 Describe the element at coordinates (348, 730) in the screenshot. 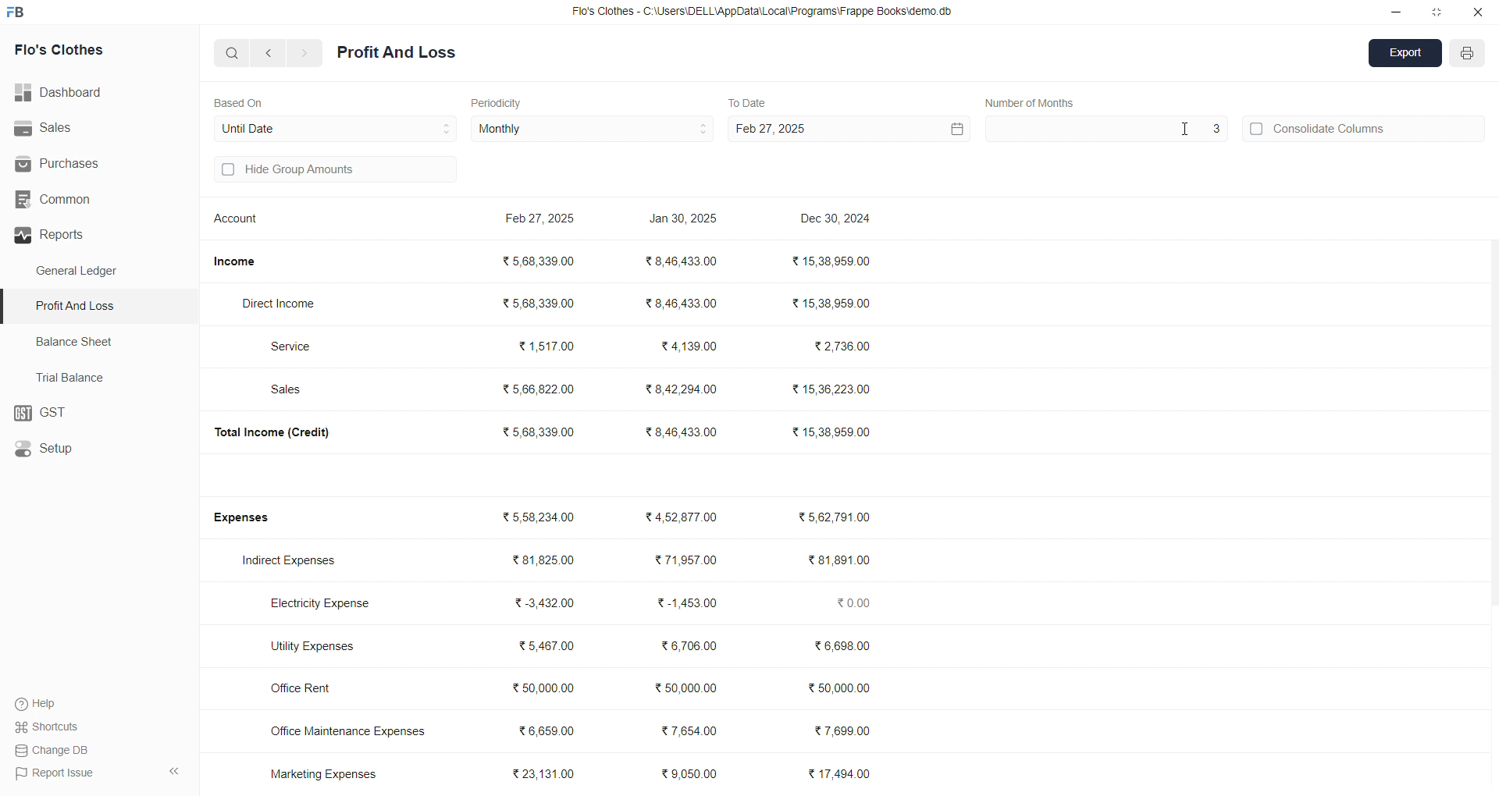

I see `Office Maintenance Expenses` at that location.